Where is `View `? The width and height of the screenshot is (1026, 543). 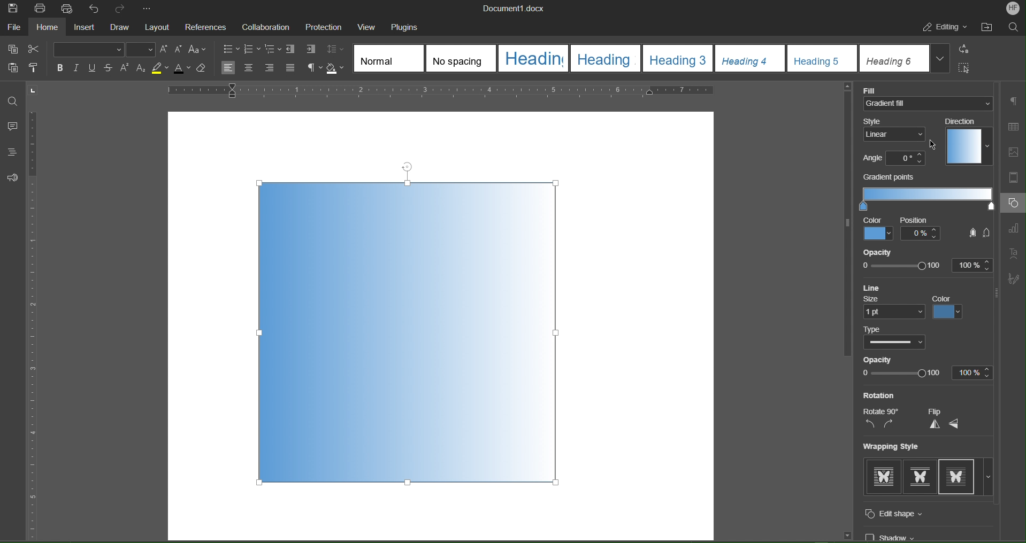
View  is located at coordinates (370, 27).